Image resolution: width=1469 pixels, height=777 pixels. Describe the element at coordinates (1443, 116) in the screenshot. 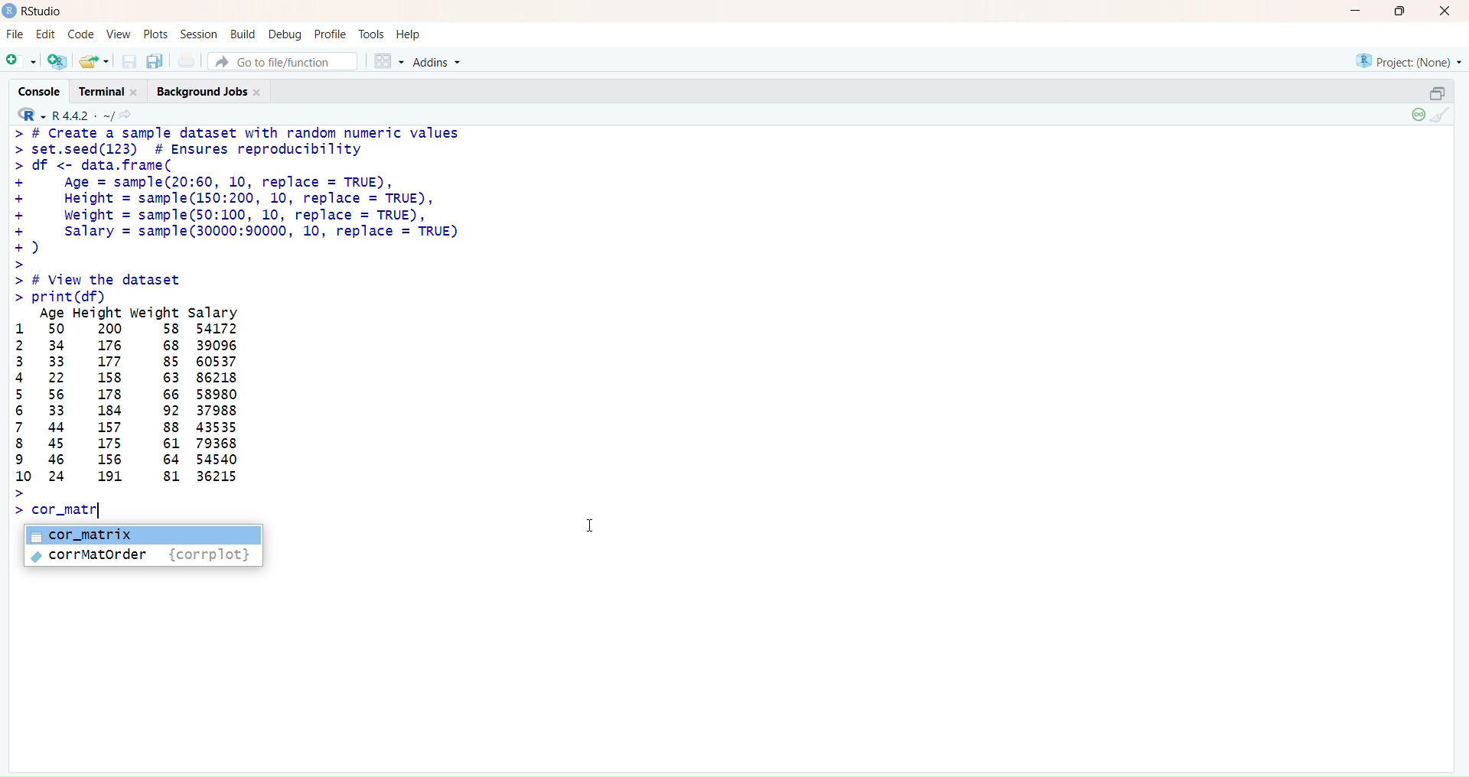

I see `Clear Console (Ctrl + L)` at that location.